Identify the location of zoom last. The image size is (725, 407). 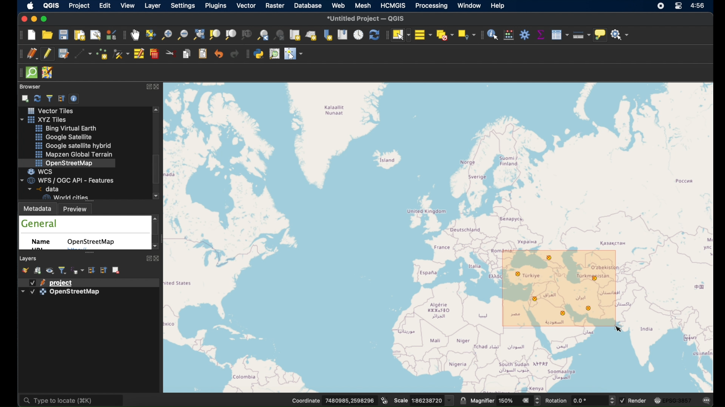
(261, 35).